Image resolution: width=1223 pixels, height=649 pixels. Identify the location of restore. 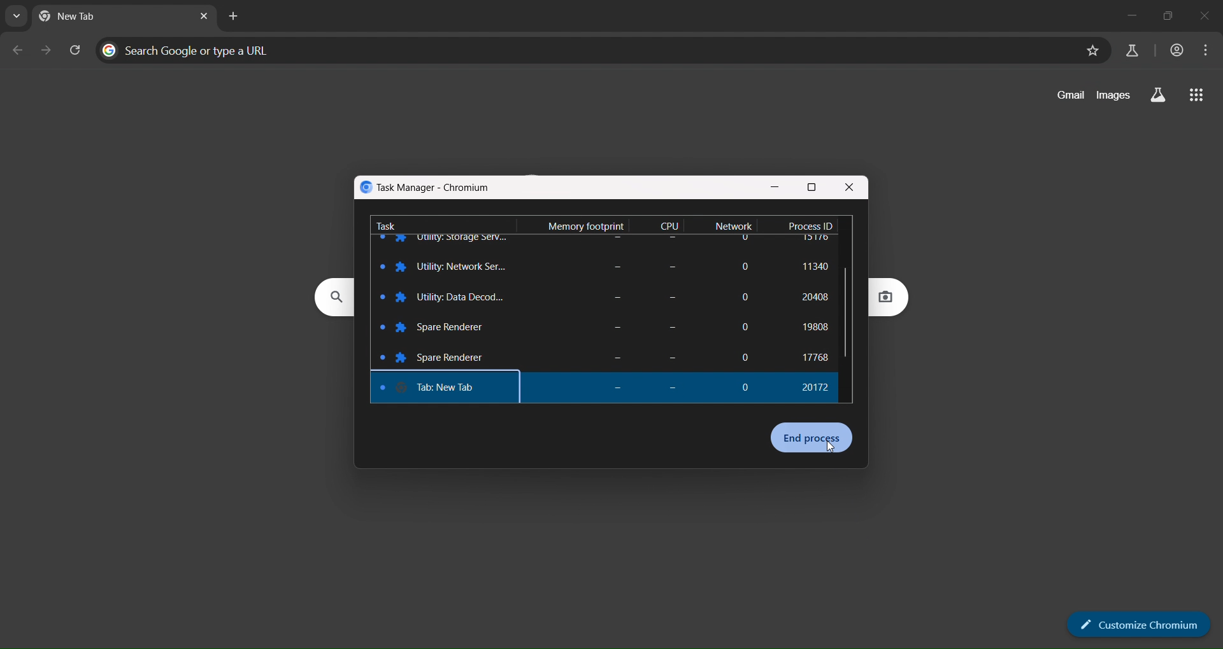
(813, 187).